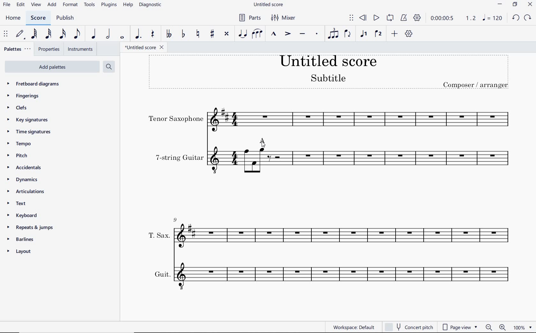 Image resolution: width=536 pixels, height=333 pixels. Describe the element at coordinates (333, 34) in the screenshot. I see `TUPLET` at that location.